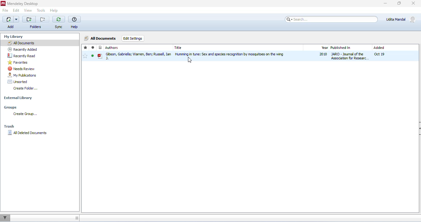 This screenshot has height=222, width=421. What do you see at coordinates (21, 69) in the screenshot?
I see `needs review` at bounding box center [21, 69].